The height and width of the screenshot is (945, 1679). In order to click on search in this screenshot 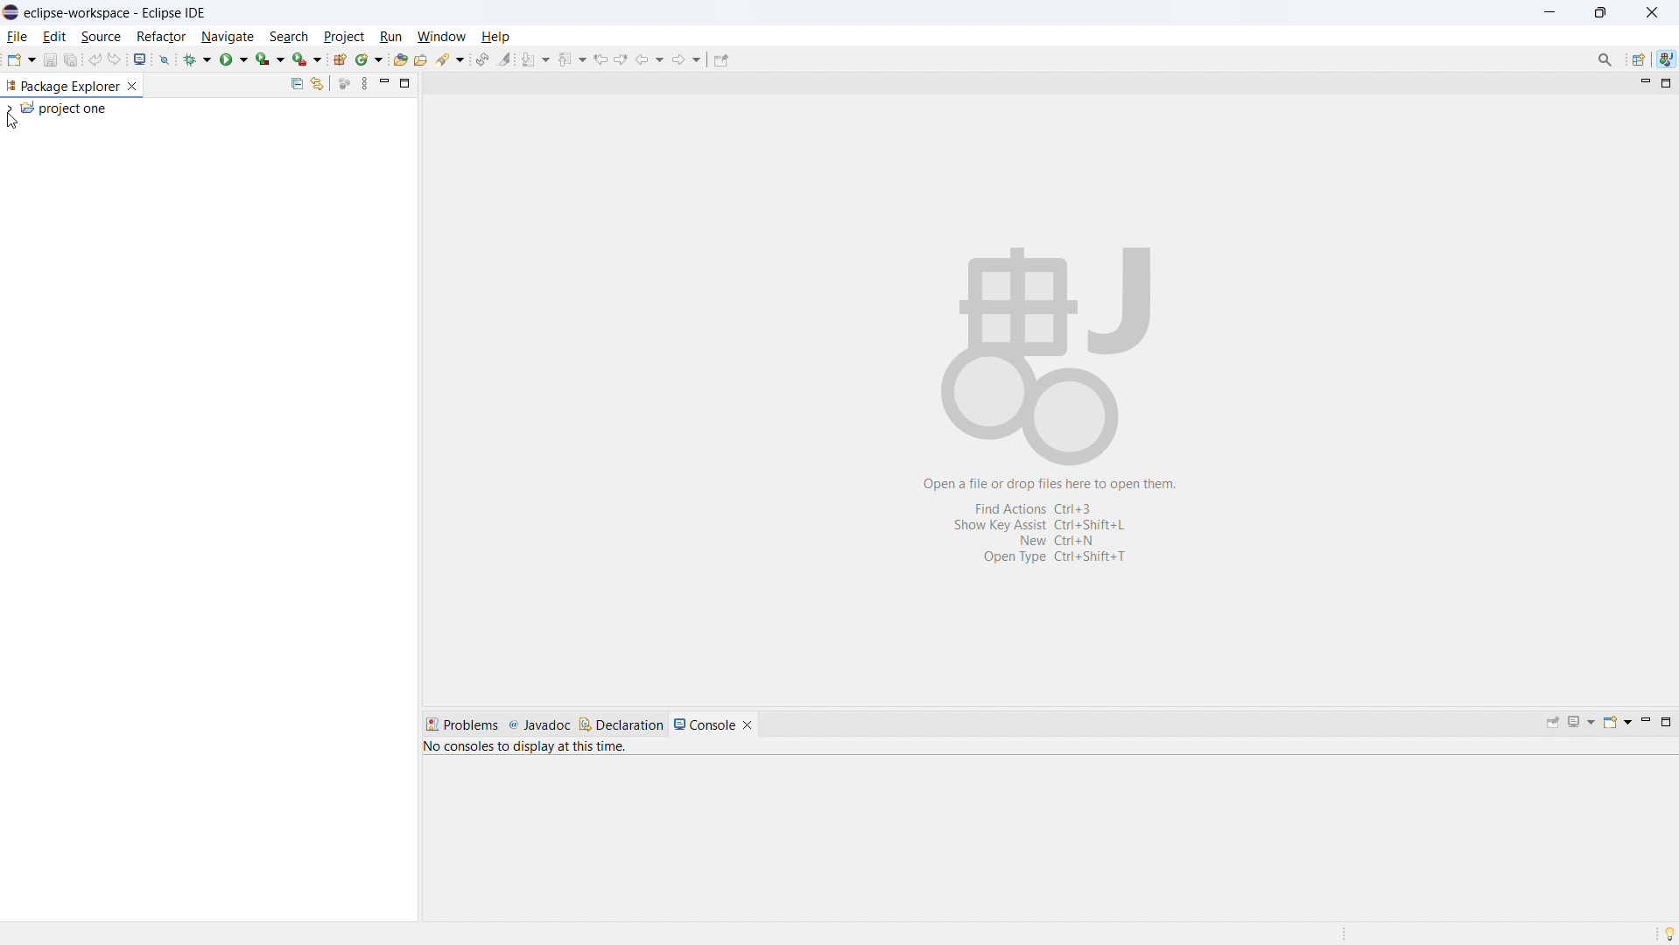, I will do `click(288, 34)`.